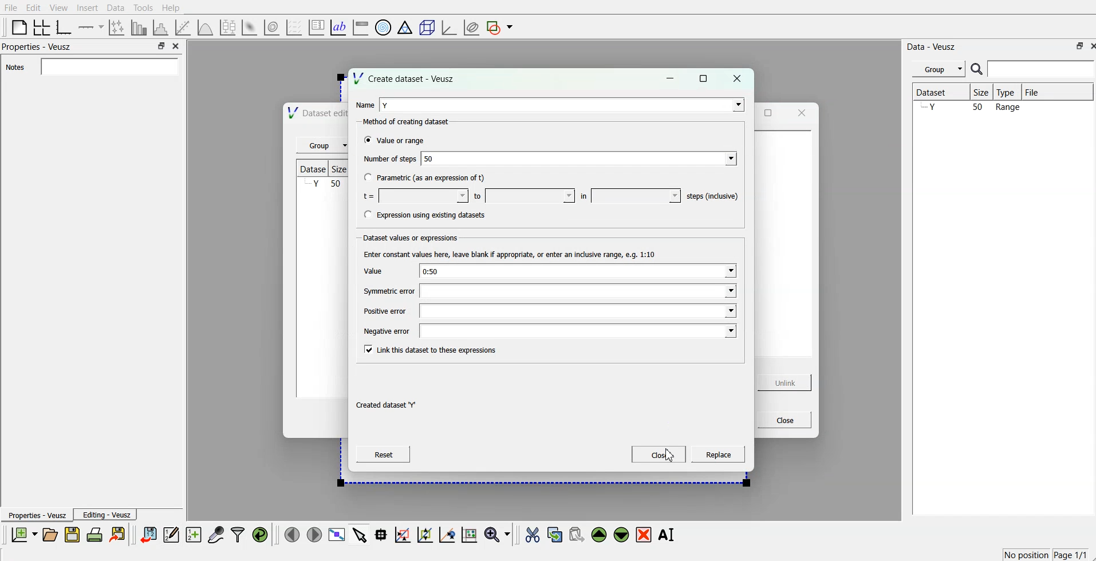 The image size is (1096, 561). What do you see at coordinates (314, 534) in the screenshot?
I see `move to next page` at bounding box center [314, 534].